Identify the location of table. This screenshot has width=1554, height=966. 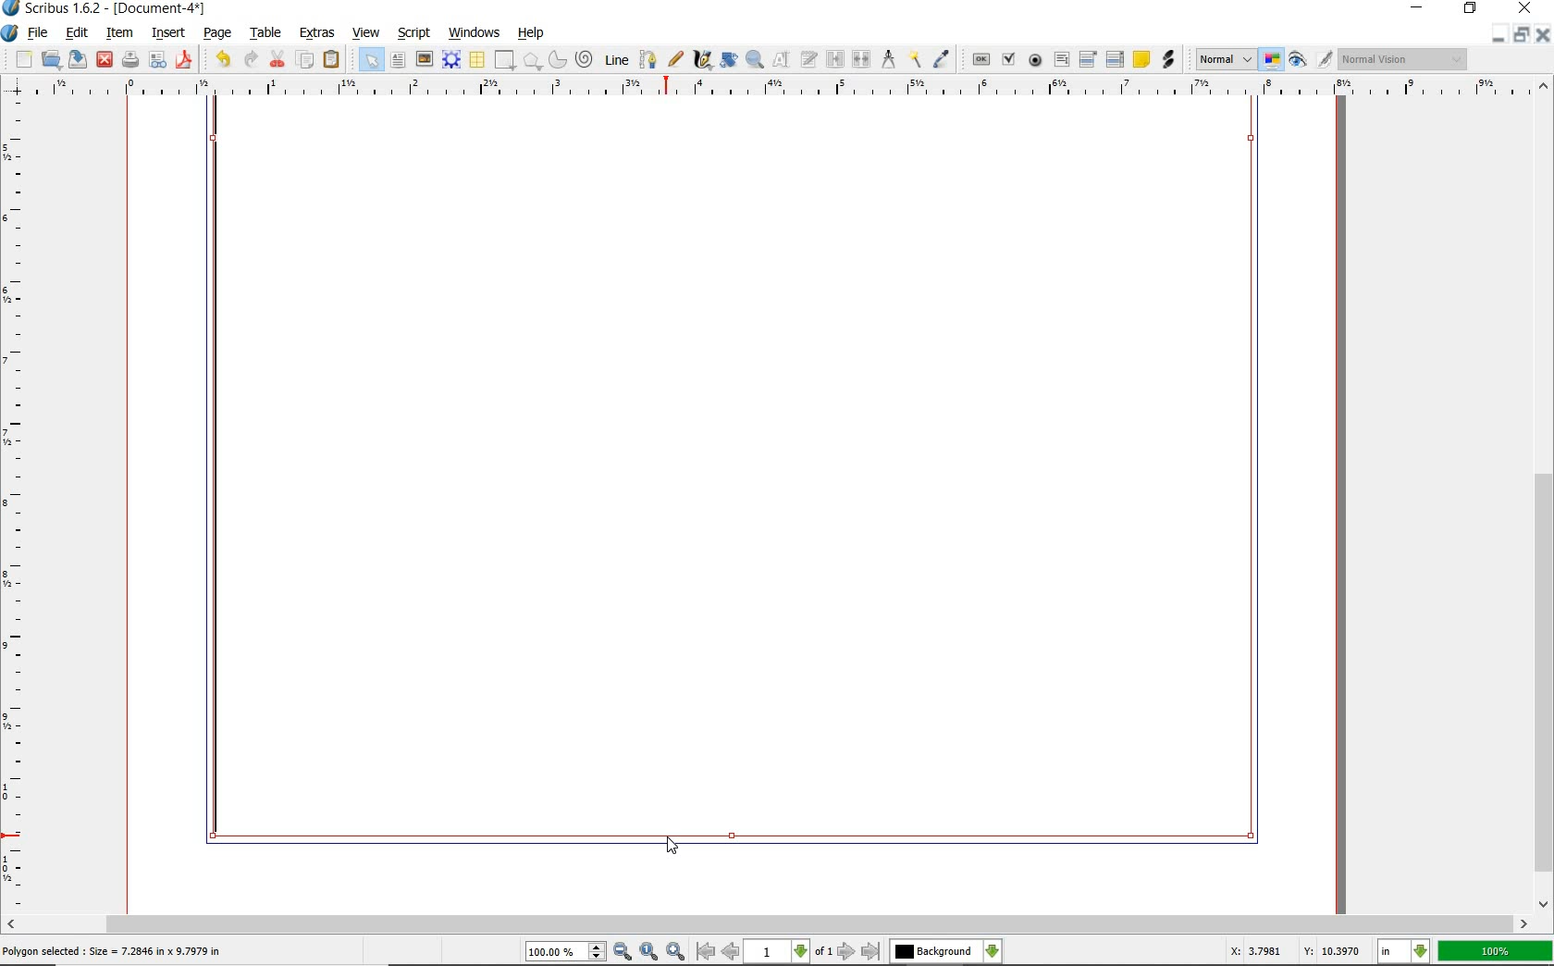
(266, 33).